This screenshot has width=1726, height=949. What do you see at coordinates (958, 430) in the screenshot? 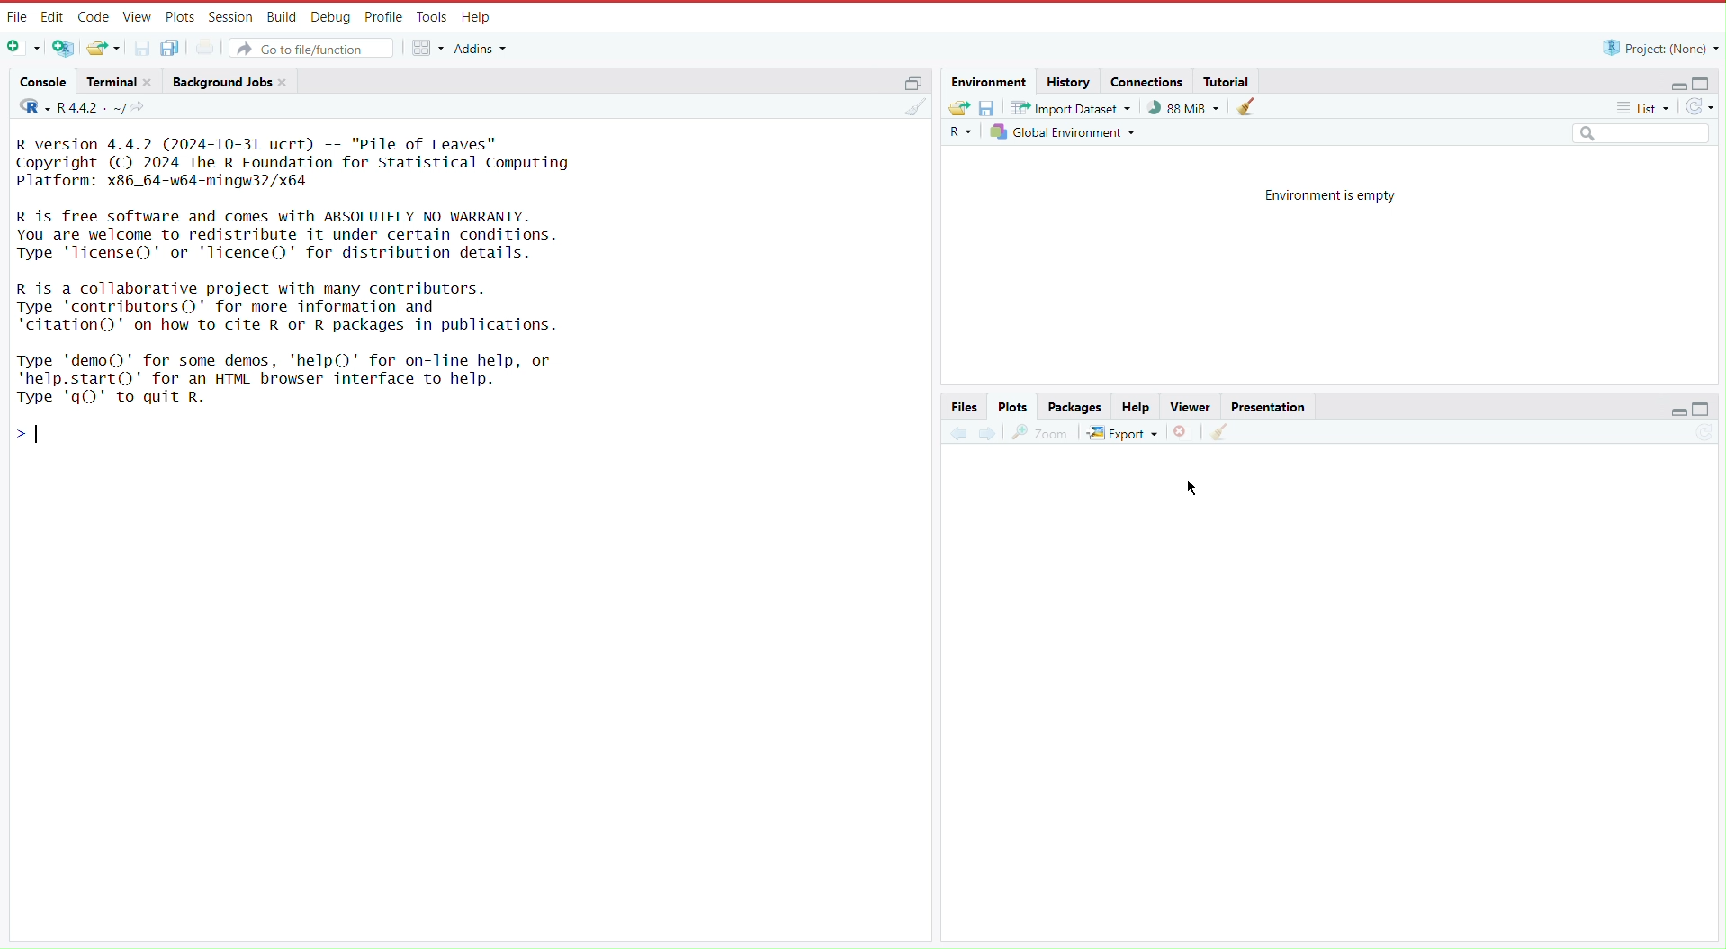
I see `Go back to the previous source location (Ctrl + F9)` at bounding box center [958, 430].